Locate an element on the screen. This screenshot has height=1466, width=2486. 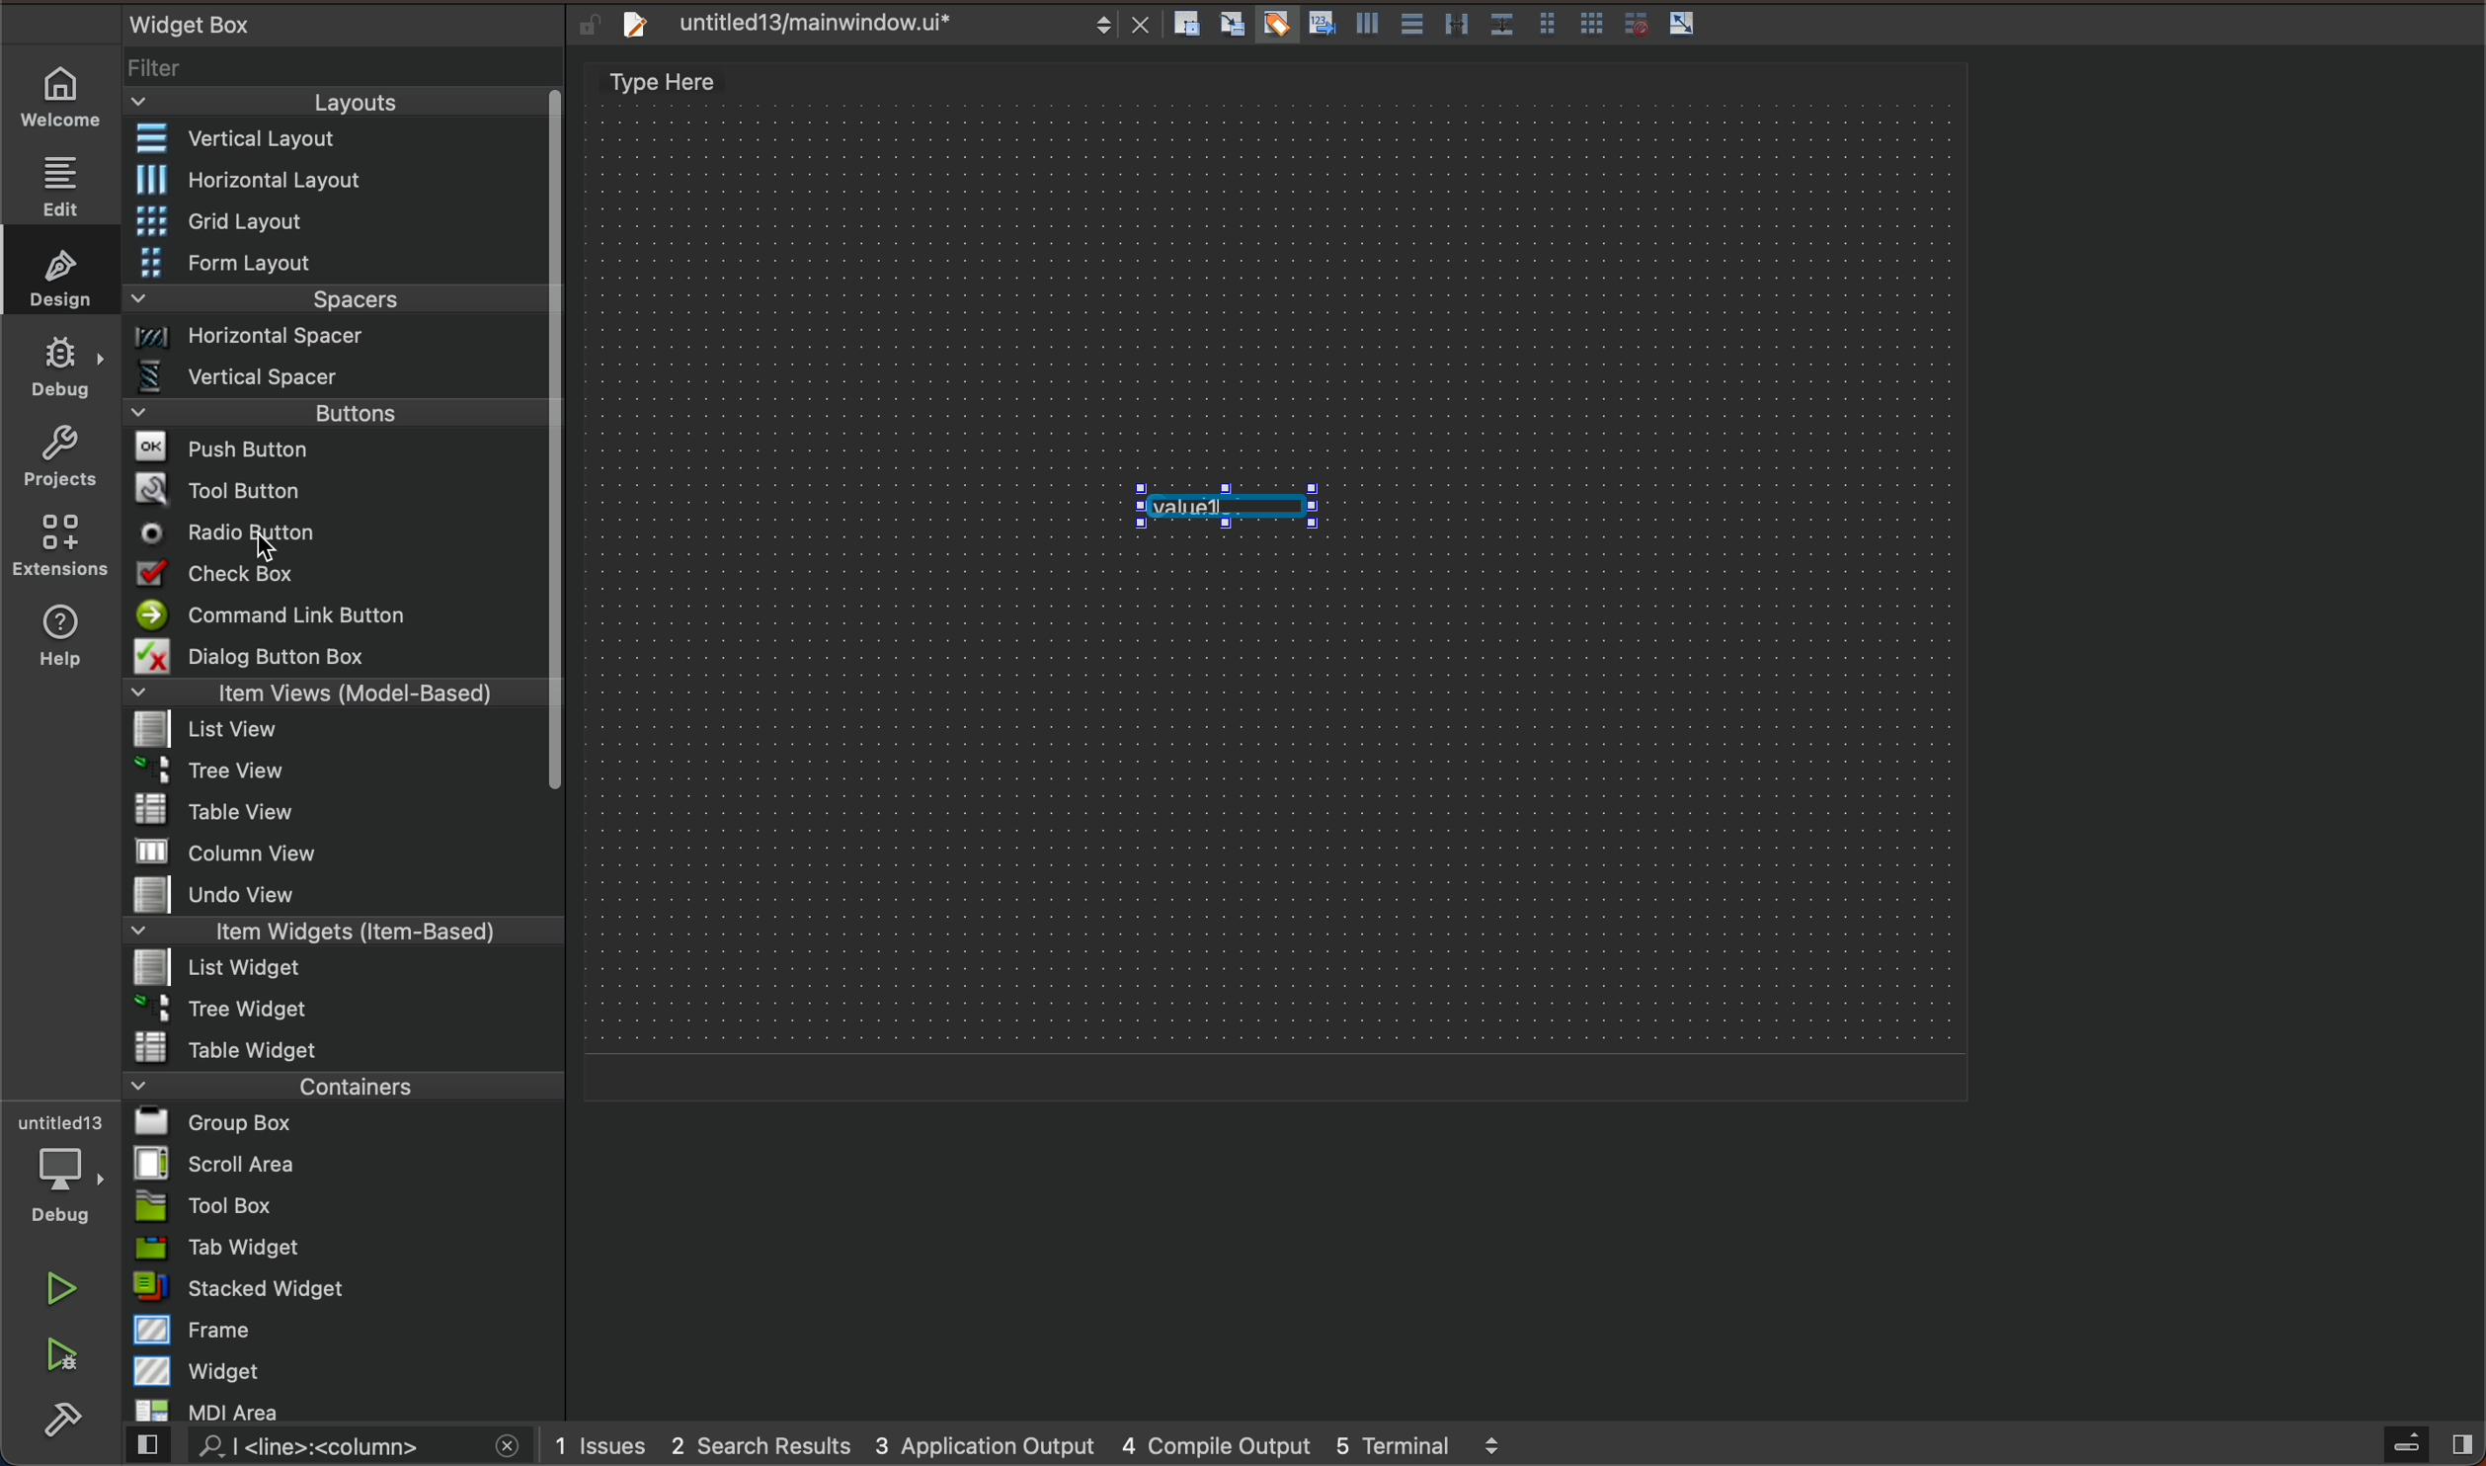
type here is located at coordinates (684, 85).